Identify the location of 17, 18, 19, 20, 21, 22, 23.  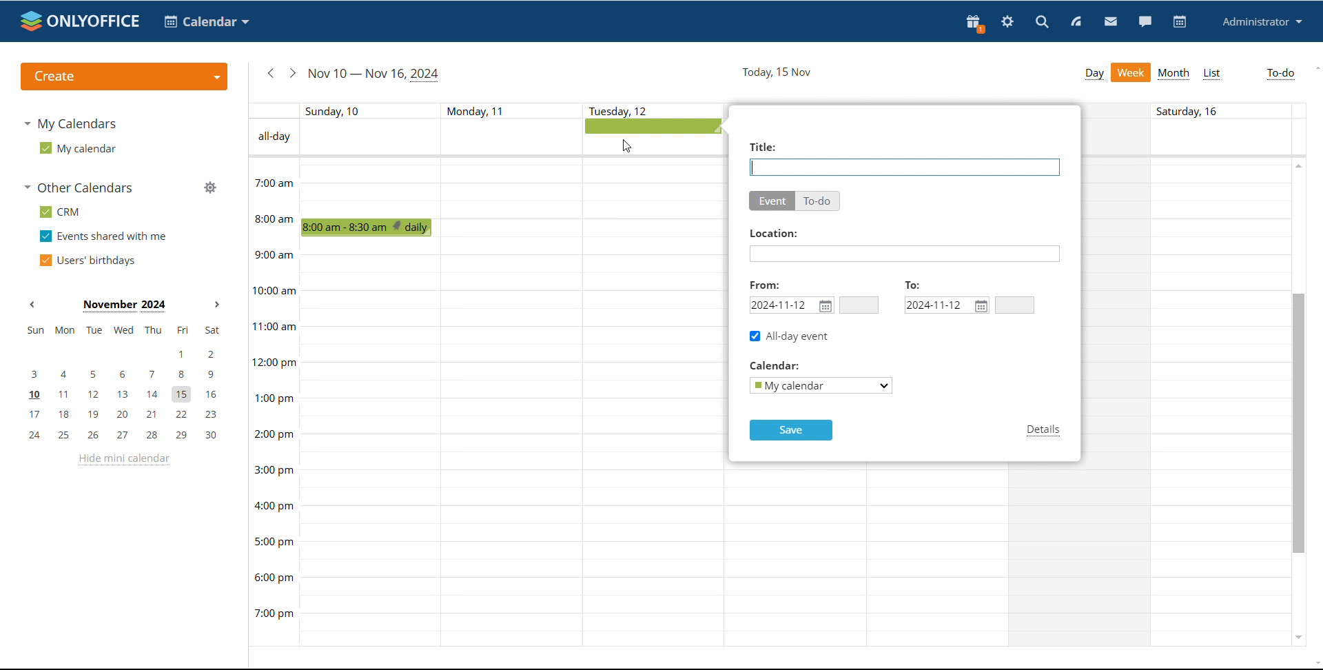
(128, 414).